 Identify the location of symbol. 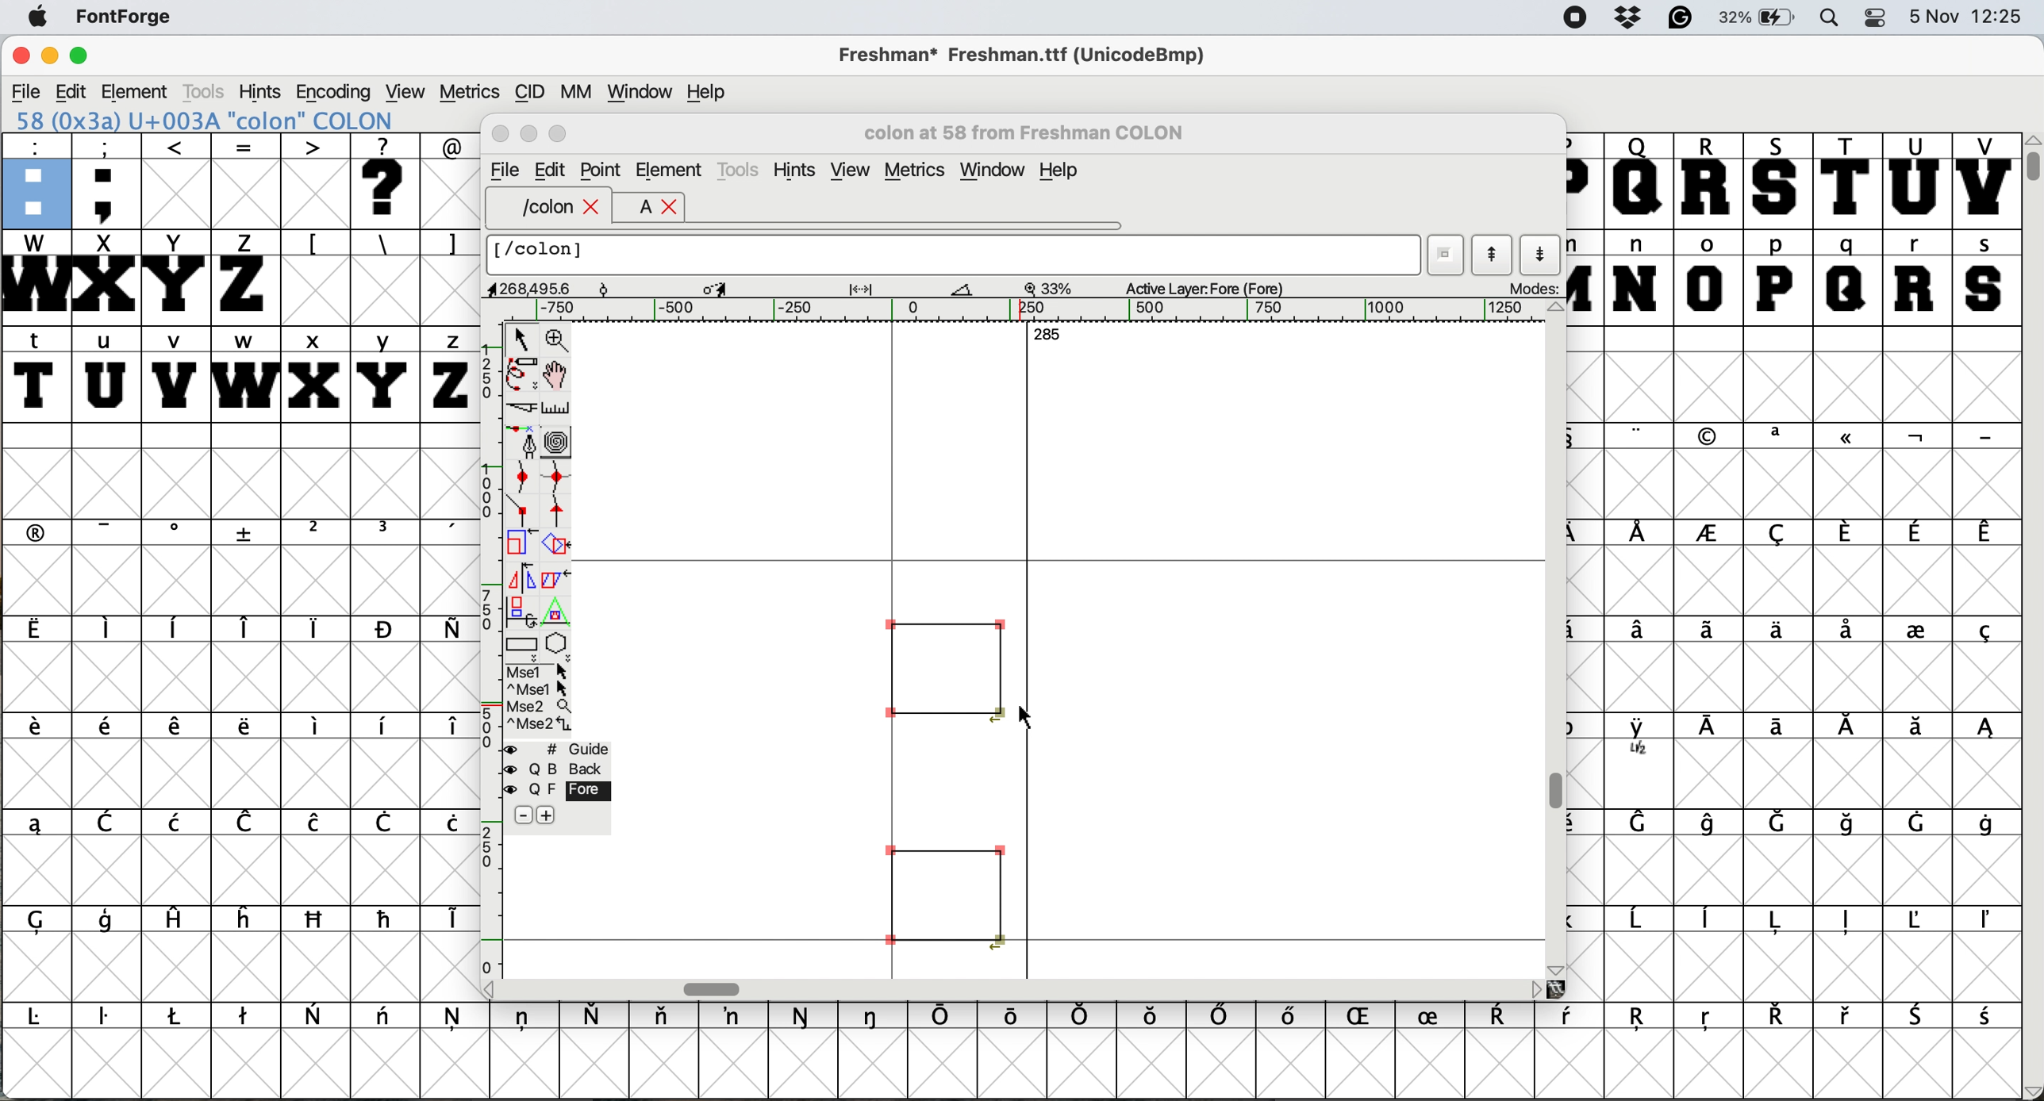
(317, 628).